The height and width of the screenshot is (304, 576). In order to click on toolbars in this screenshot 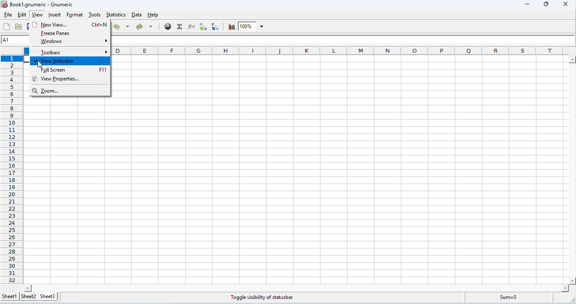, I will do `click(73, 52)`.